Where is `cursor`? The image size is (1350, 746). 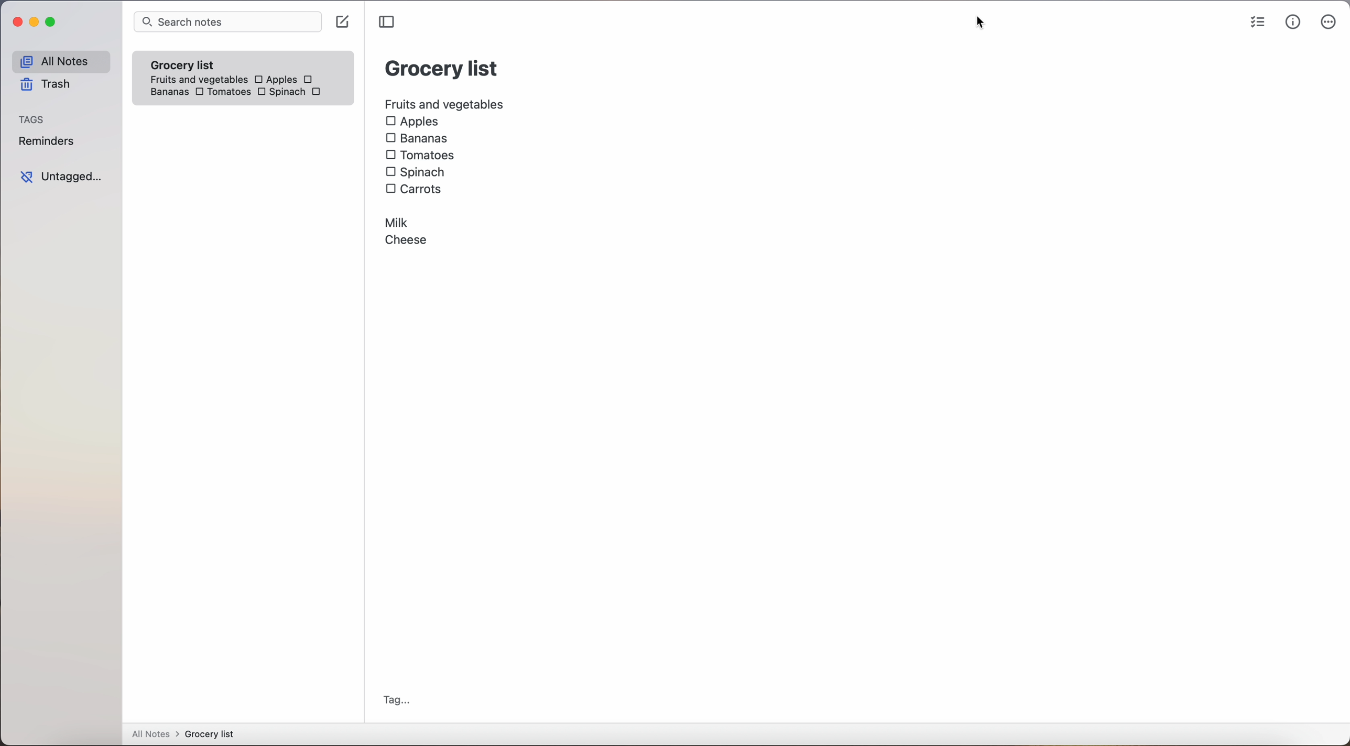 cursor is located at coordinates (985, 23).